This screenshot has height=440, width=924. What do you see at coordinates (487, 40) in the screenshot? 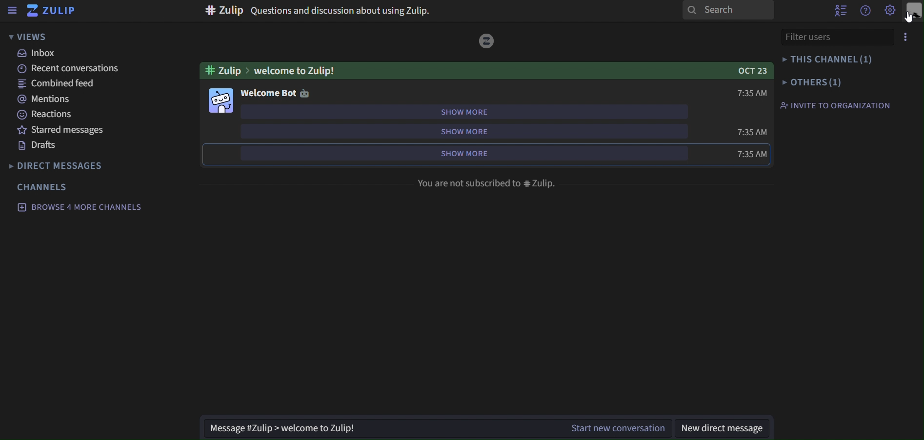
I see `image` at bounding box center [487, 40].